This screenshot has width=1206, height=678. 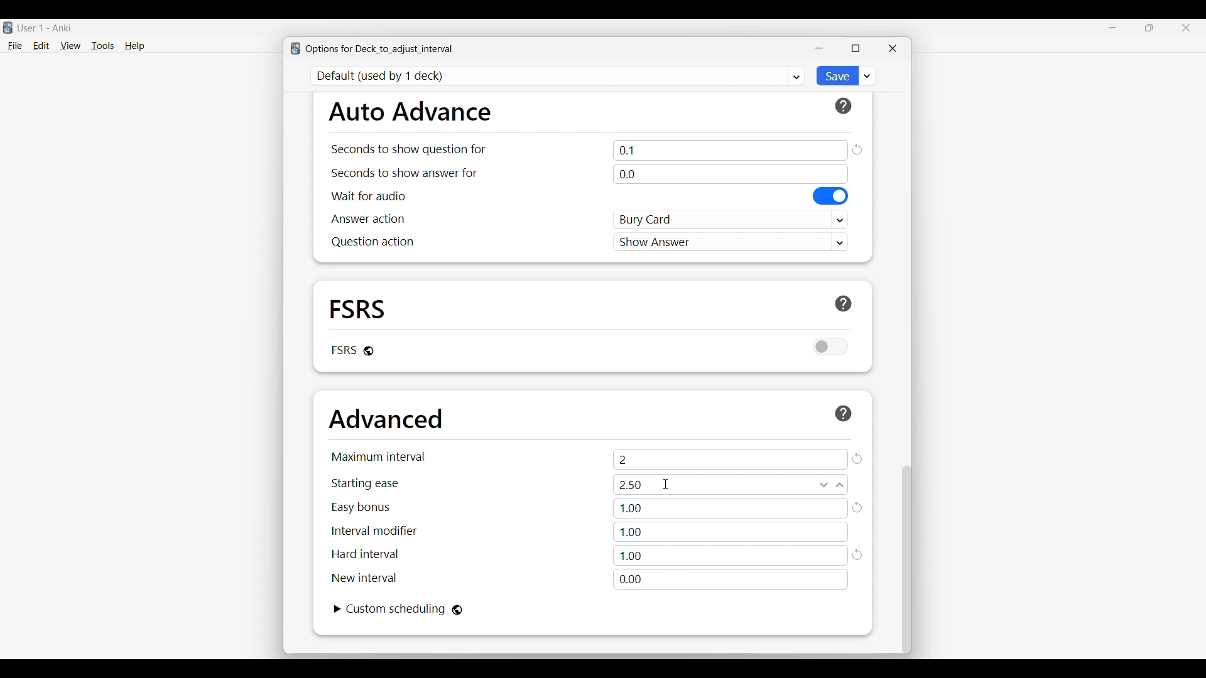 What do you see at coordinates (134, 46) in the screenshot?
I see `Help menu` at bounding box center [134, 46].